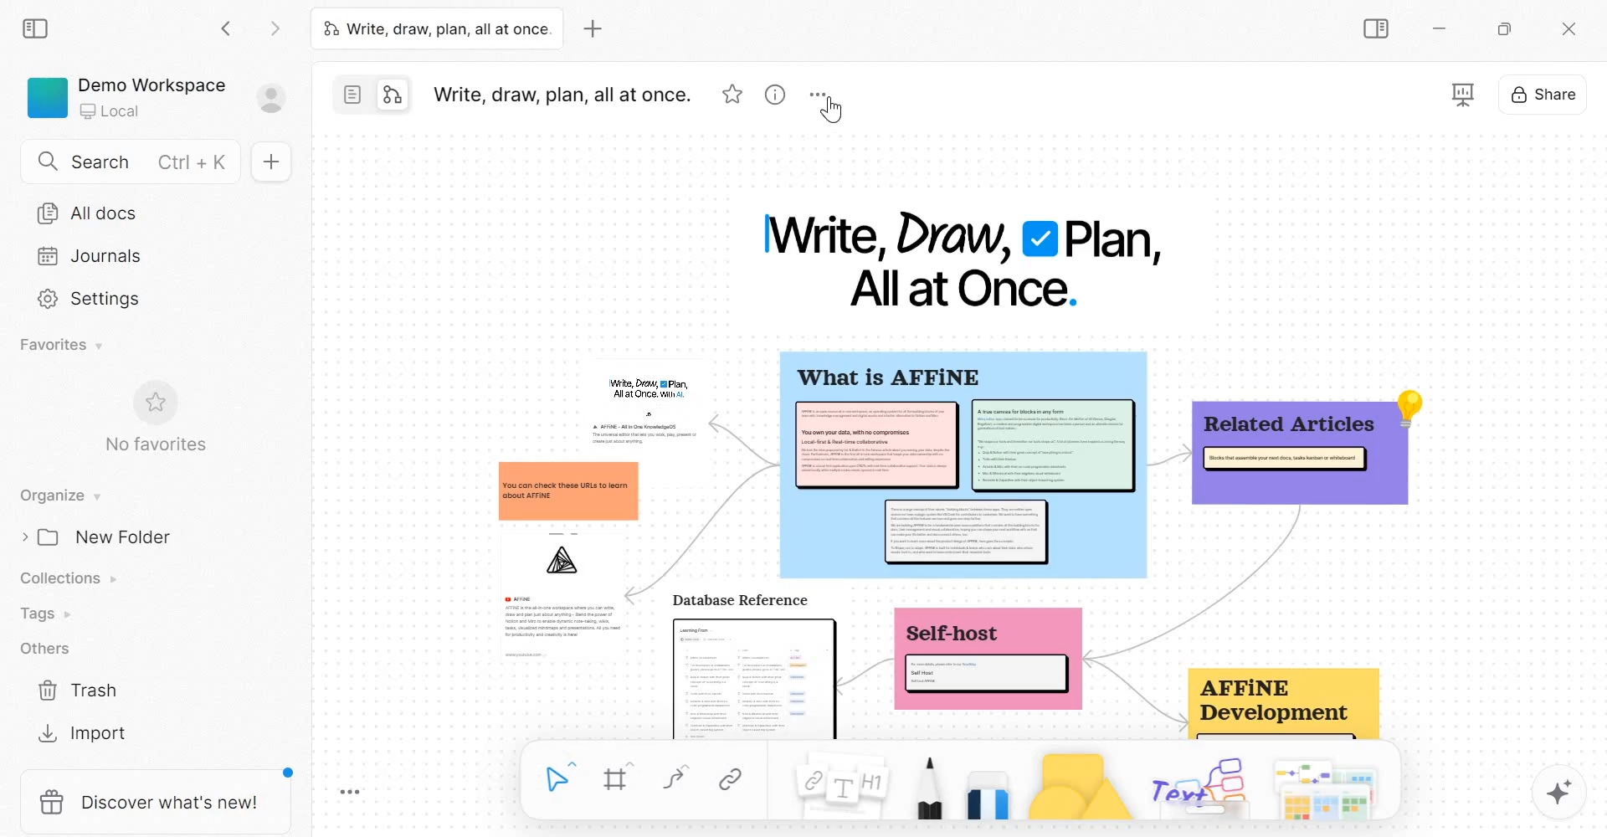  Describe the element at coordinates (927, 789) in the screenshot. I see `Pen` at that location.